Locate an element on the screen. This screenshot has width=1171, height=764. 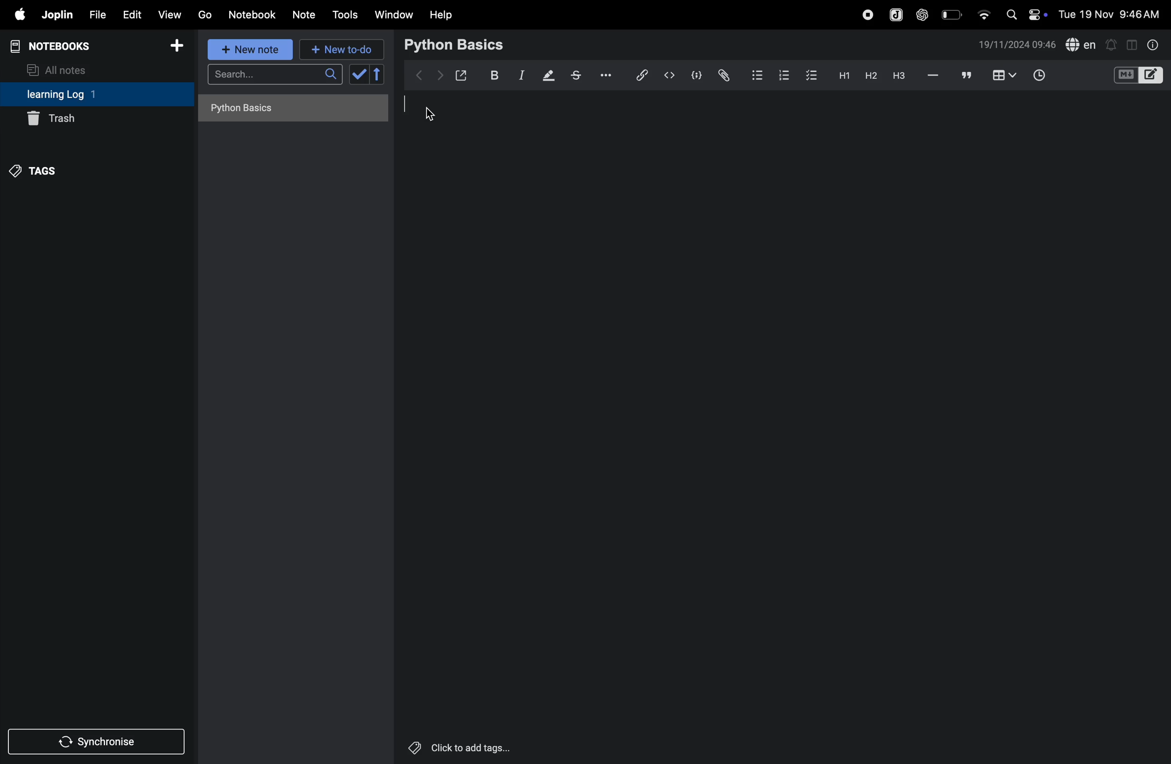
toggle editor layout is located at coordinates (1133, 44).